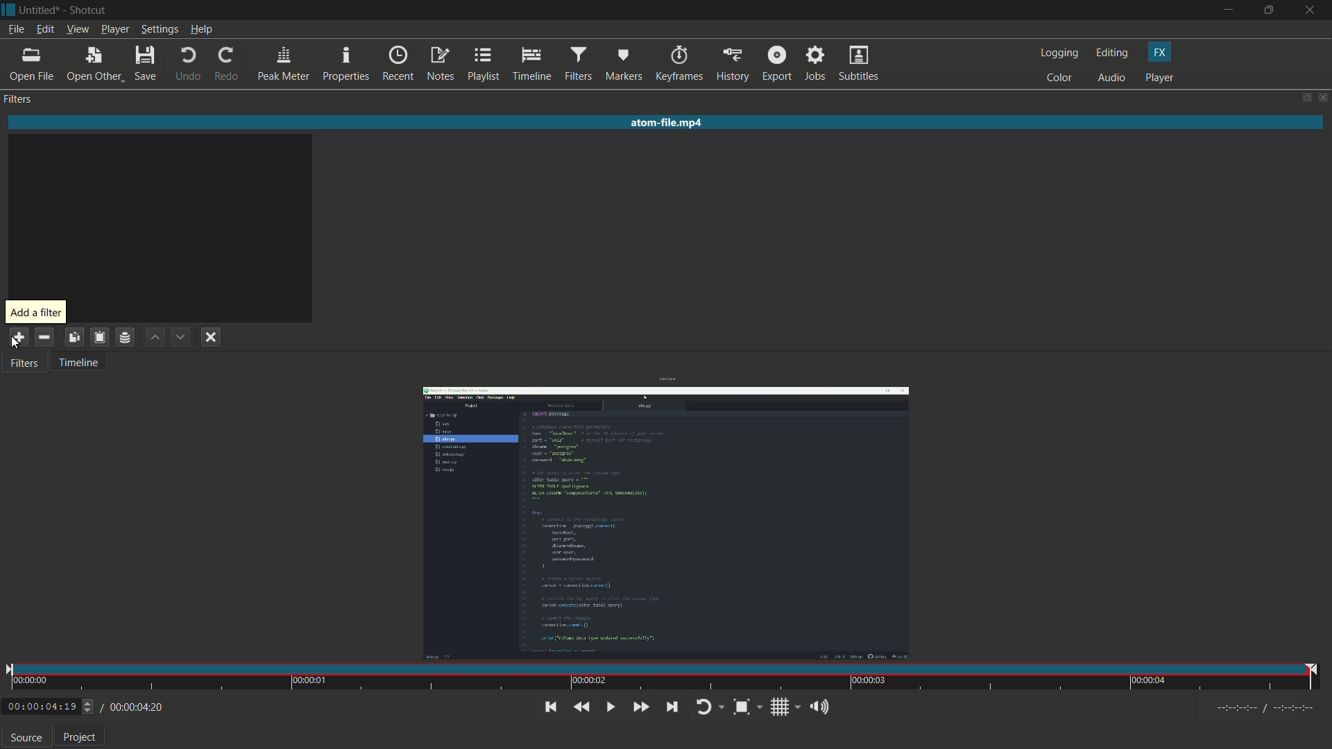  What do you see at coordinates (785, 708) in the screenshot?
I see `toggle grid display` at bounding box center [785, 708].